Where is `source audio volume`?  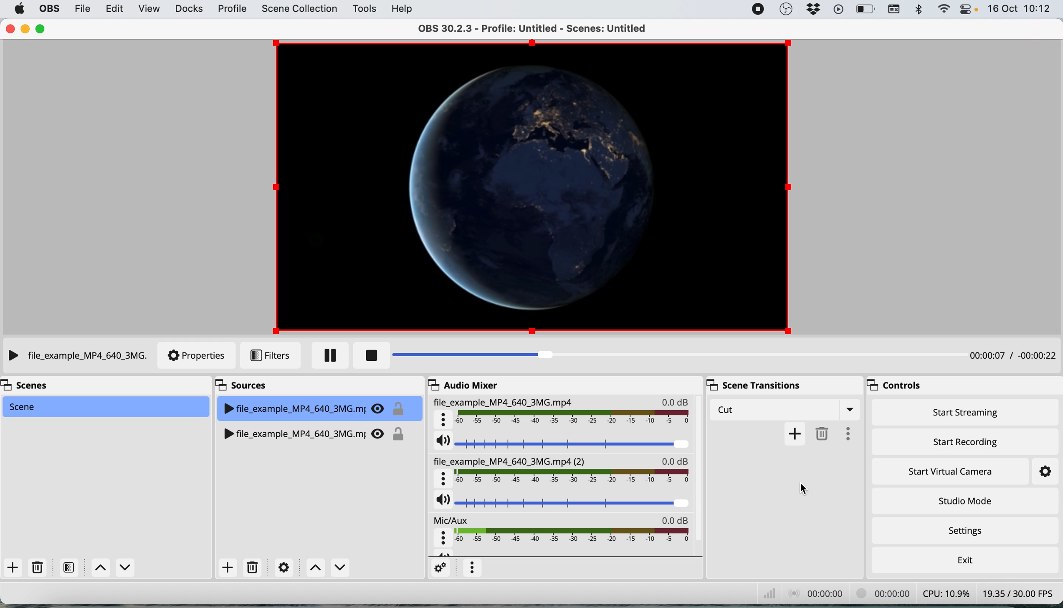
source audio volume is located at coordinates (562, 498).